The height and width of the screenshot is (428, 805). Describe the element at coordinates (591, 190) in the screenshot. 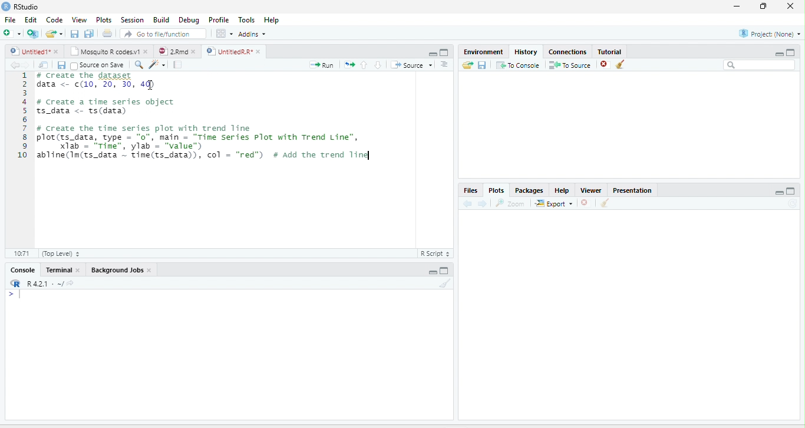

I see `Viewer` at that location.